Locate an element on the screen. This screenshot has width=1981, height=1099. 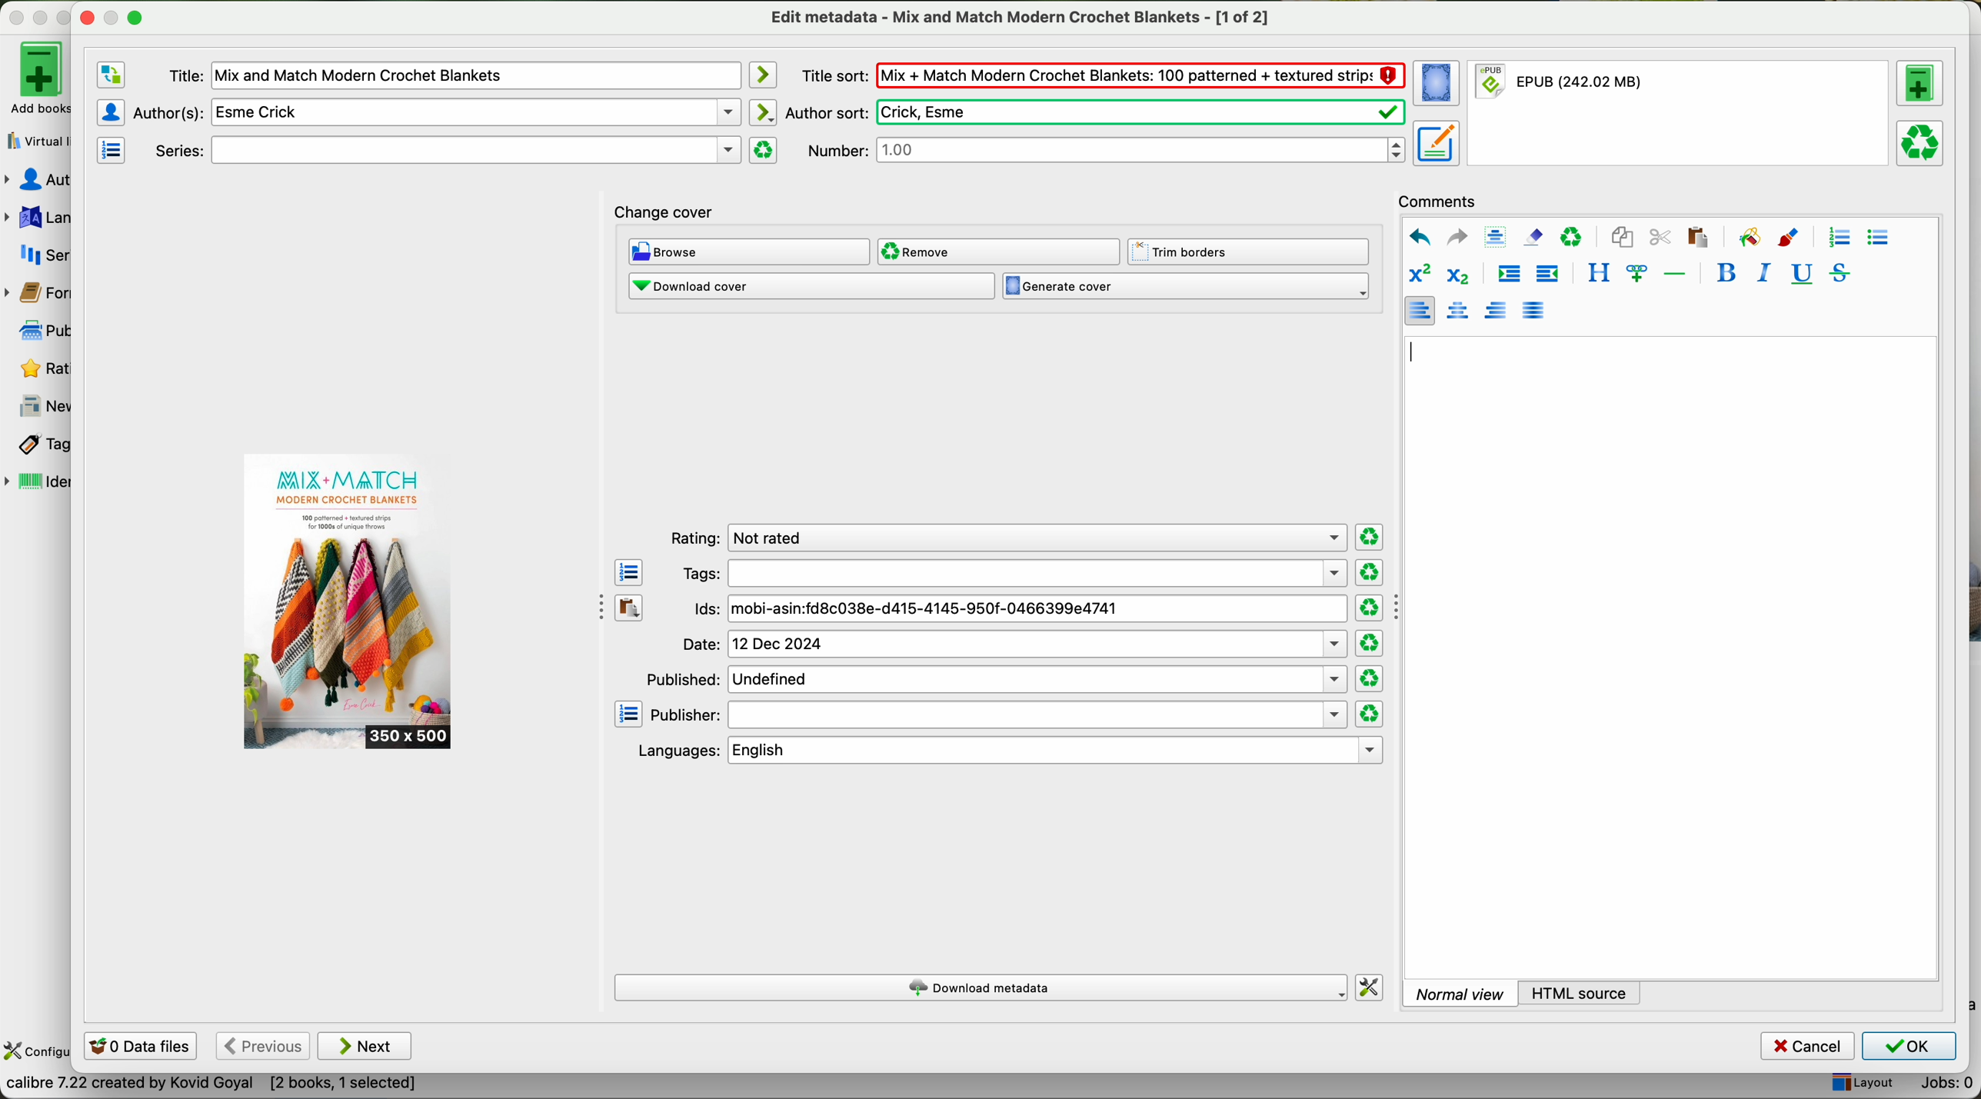
HTML source is located at coordinates (1581, 992).